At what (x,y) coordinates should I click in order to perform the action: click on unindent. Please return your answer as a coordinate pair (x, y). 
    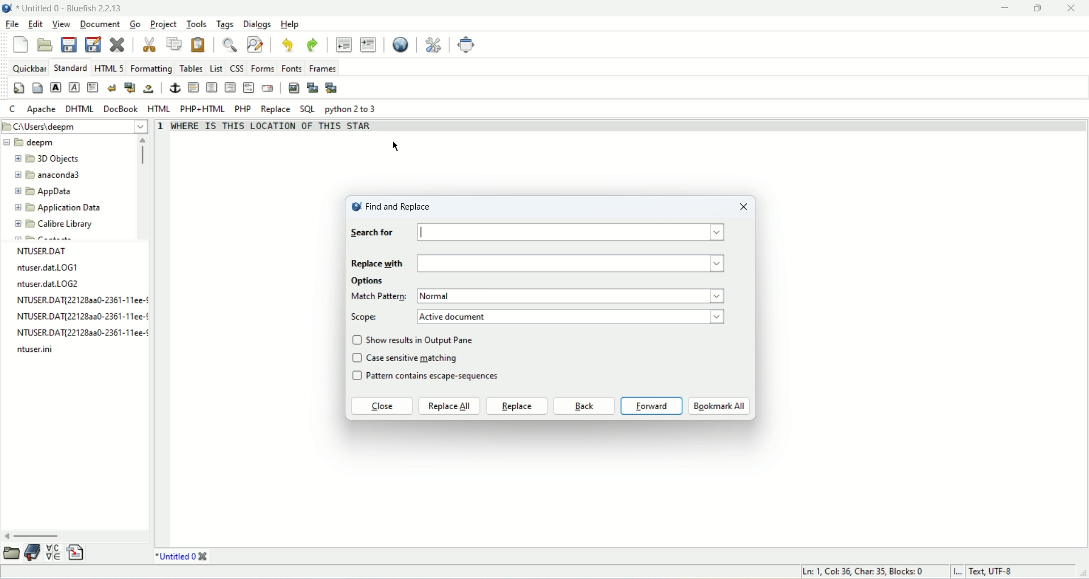
    Looking at the image, I should click on (343, 44).